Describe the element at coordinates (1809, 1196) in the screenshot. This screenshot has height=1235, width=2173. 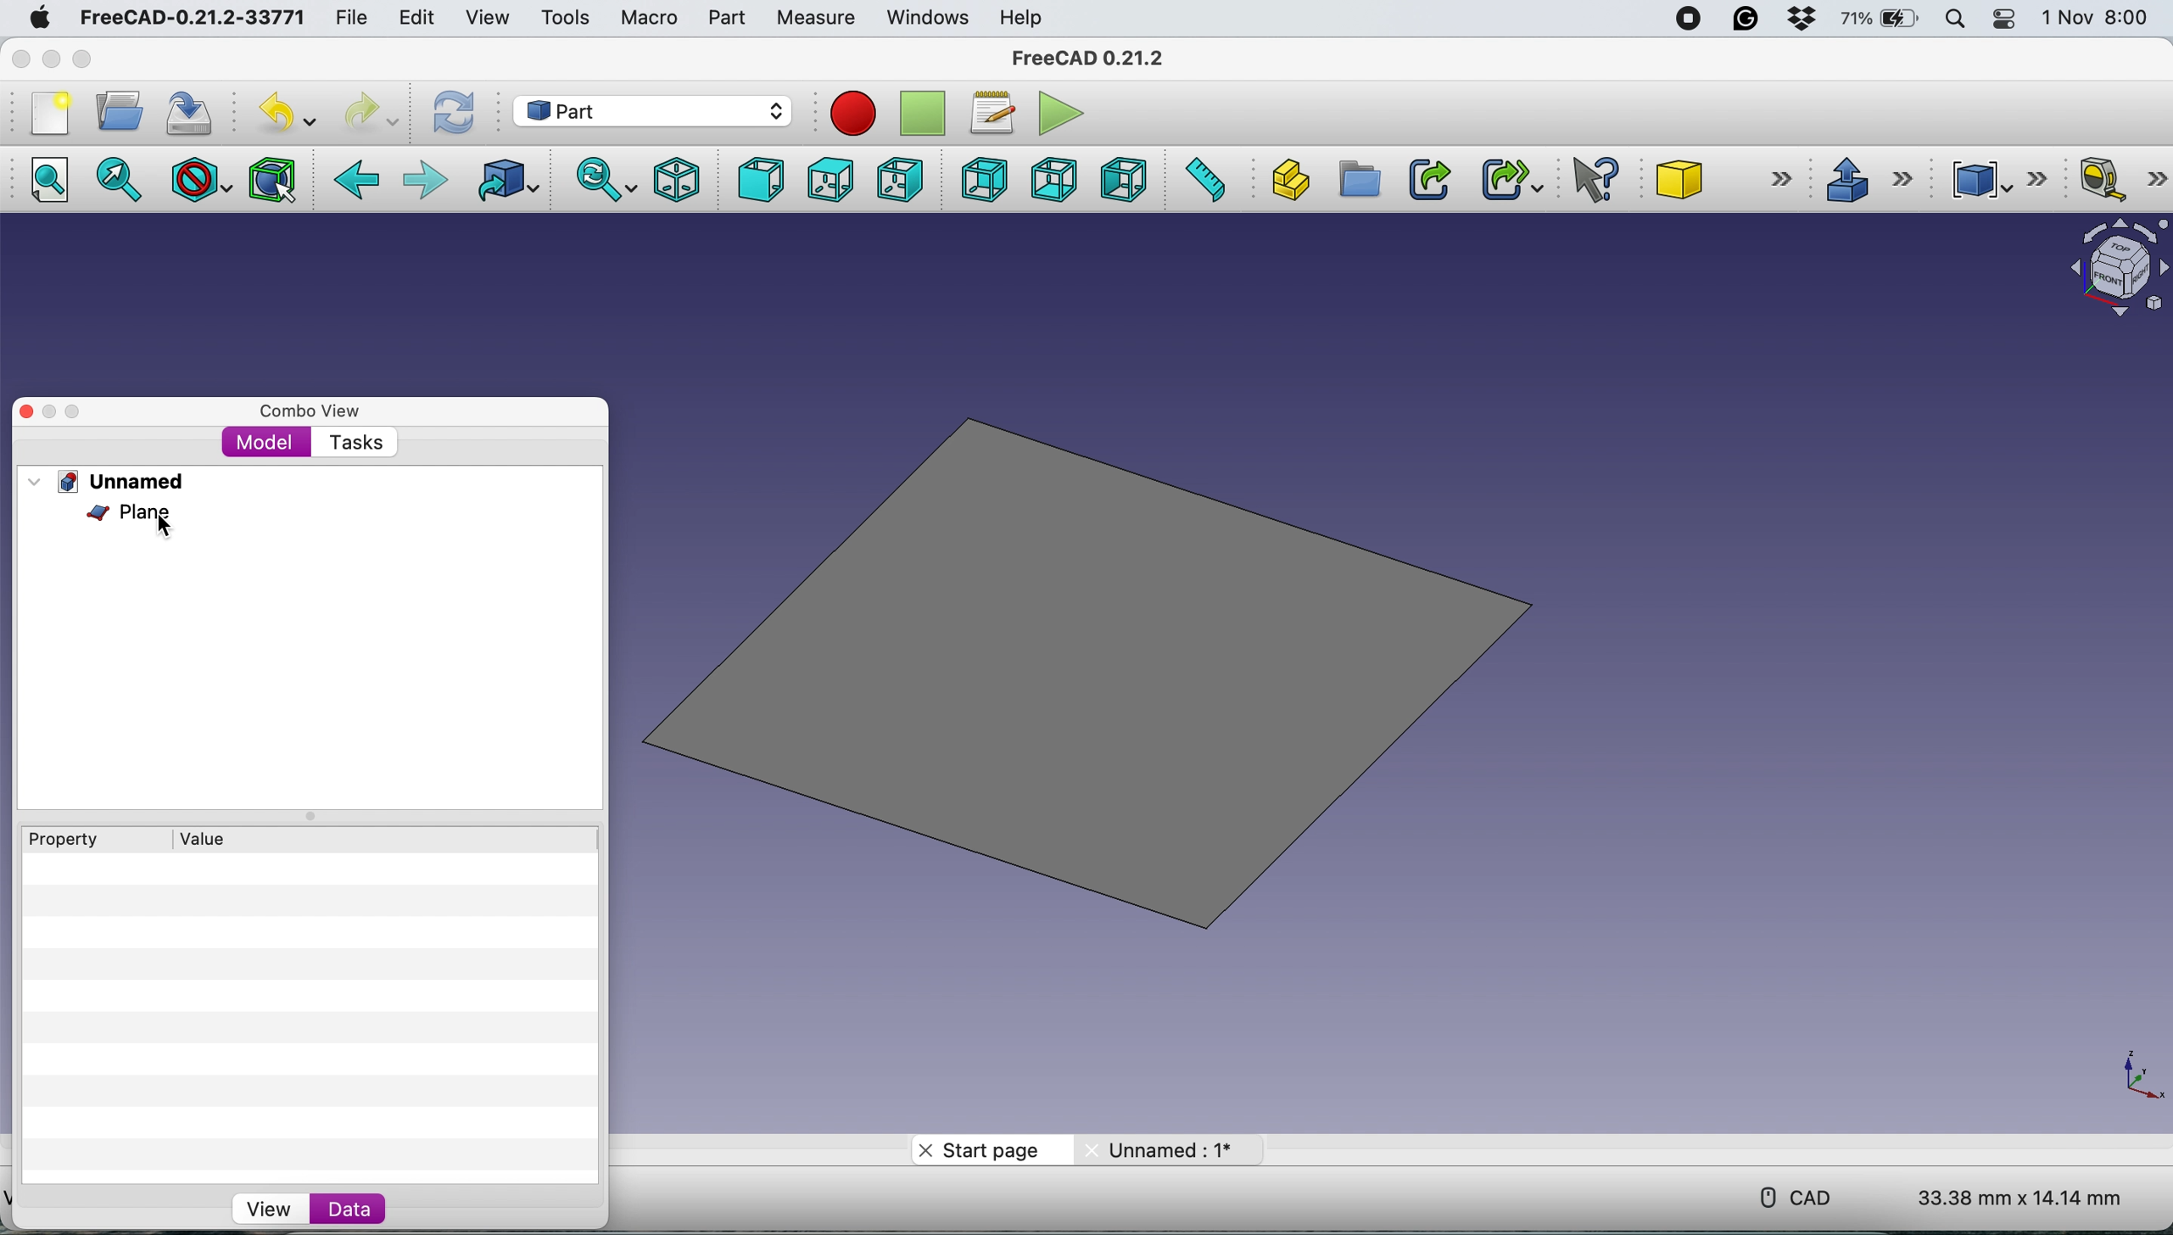
I see `cad` at that location.